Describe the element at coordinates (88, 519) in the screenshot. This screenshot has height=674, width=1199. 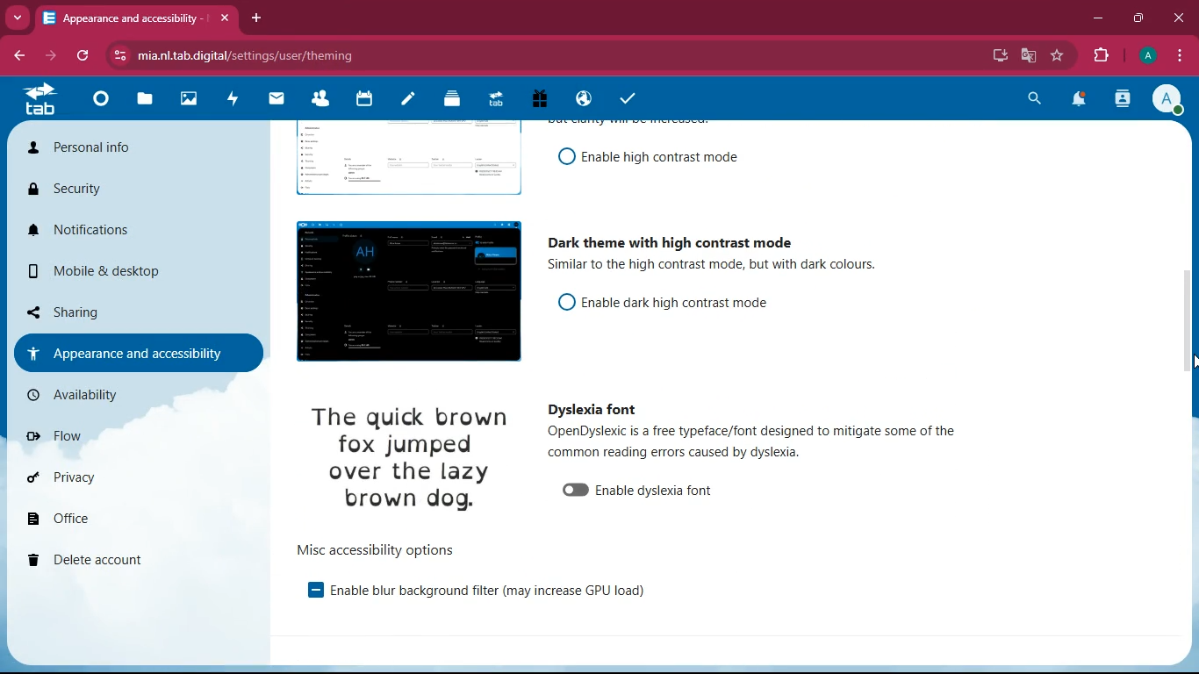
I see `office` at that location.